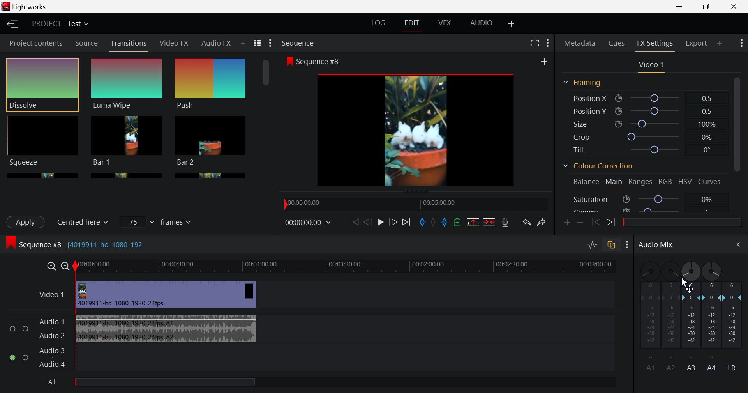 The height and width of the screenshot is (393, 748). I want to click on Next keyframe, so click(611, 223).